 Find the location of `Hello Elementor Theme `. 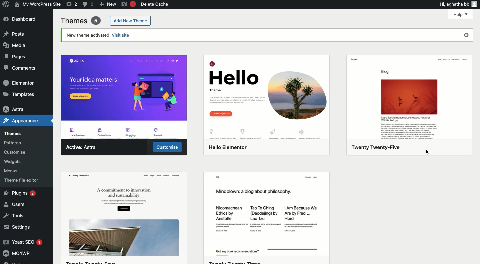

Hello Elementor Theme  is located at coordinates (268, 106).